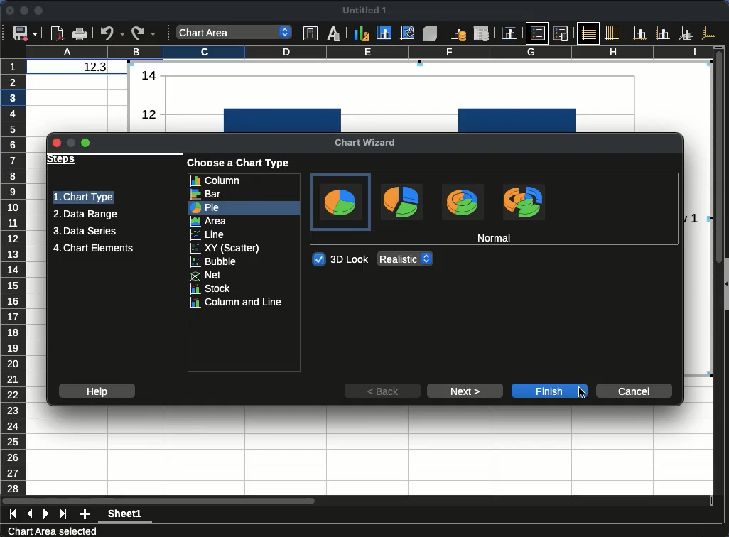 This screenshot has width=729, height=537. Describe the element at coordinates (708, 33) in the screenshot. I see `All axes` at that location.